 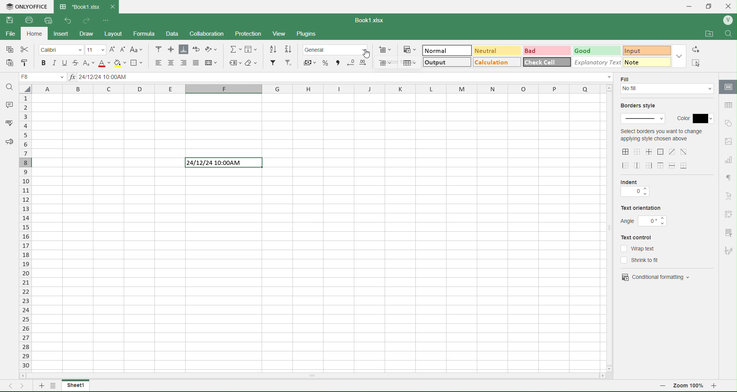 What do you see at coordinates (44, 63) in the screenshot?
I see `Bold` at bounding box center [44, 63].